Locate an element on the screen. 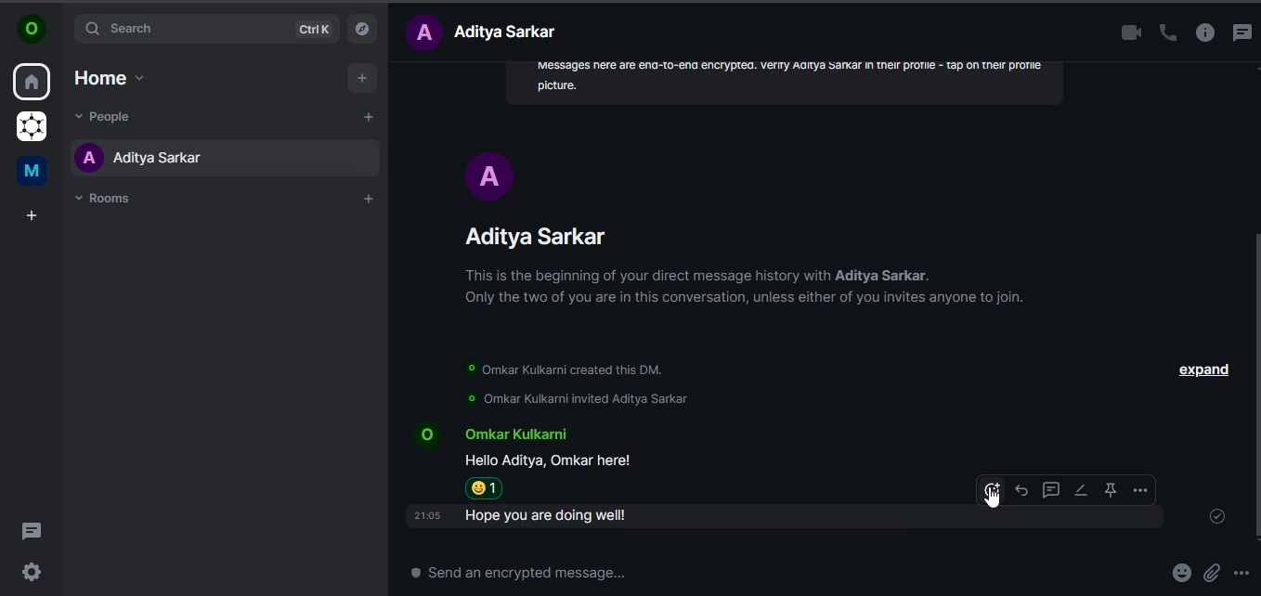  Aditya Sarkar is located at coordinates (539, 237).